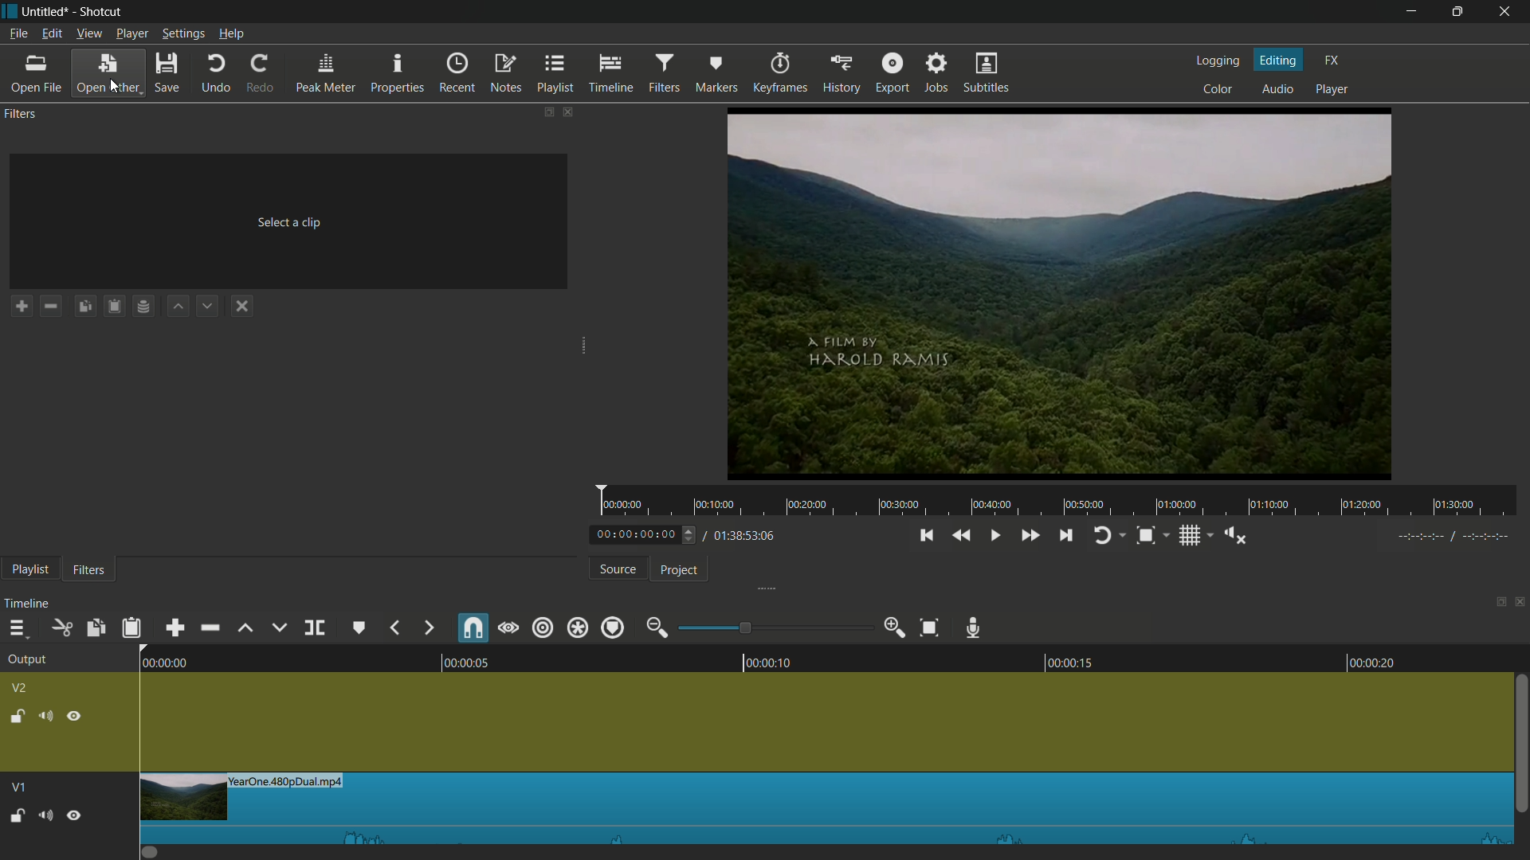 The width and height of the screenshot is (1530, 860). I want to click on V1, so click(17, 783).